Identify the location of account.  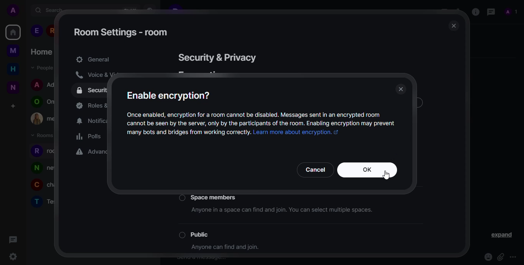
(13, 10).